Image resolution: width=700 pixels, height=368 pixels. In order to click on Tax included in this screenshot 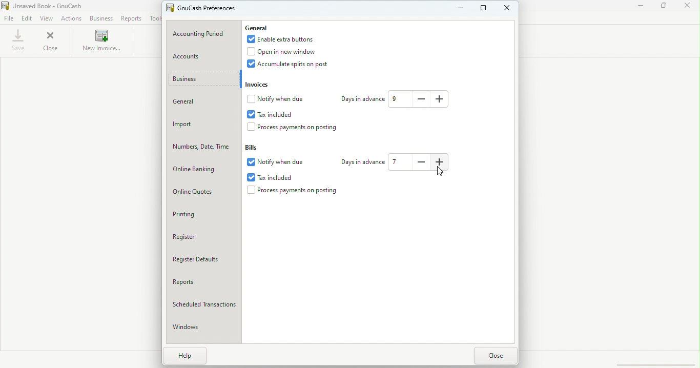, I will do `click(272, 177)`.